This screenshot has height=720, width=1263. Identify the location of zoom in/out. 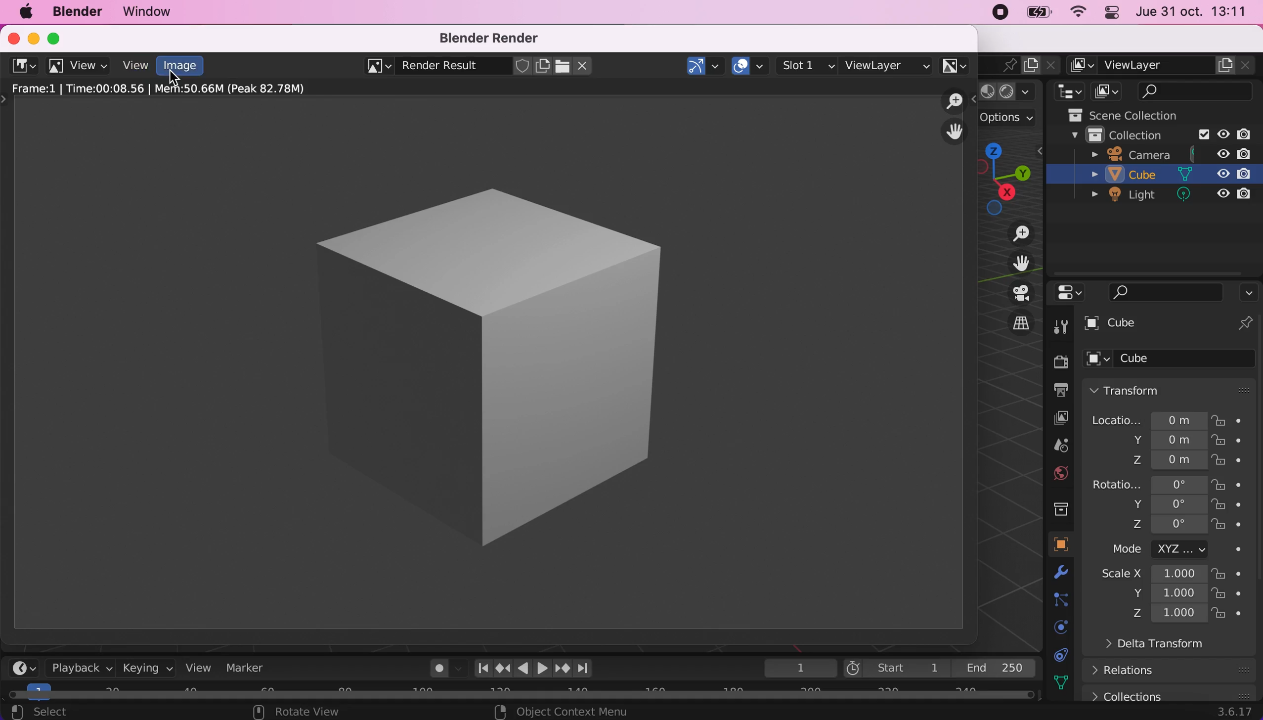
(955, 101).